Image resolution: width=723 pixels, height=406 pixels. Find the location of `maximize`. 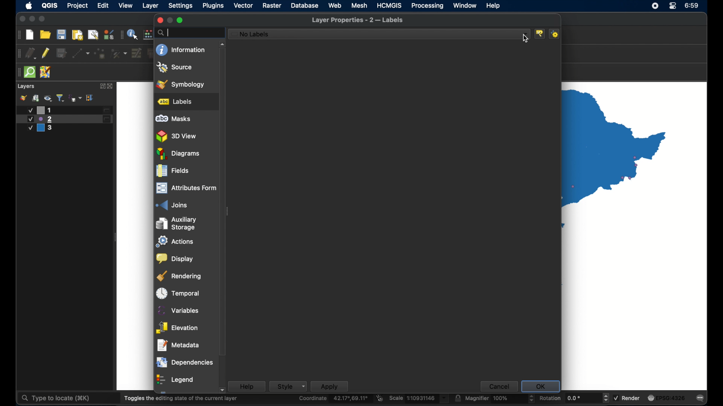

maximize is located at coordinates (180, 20).